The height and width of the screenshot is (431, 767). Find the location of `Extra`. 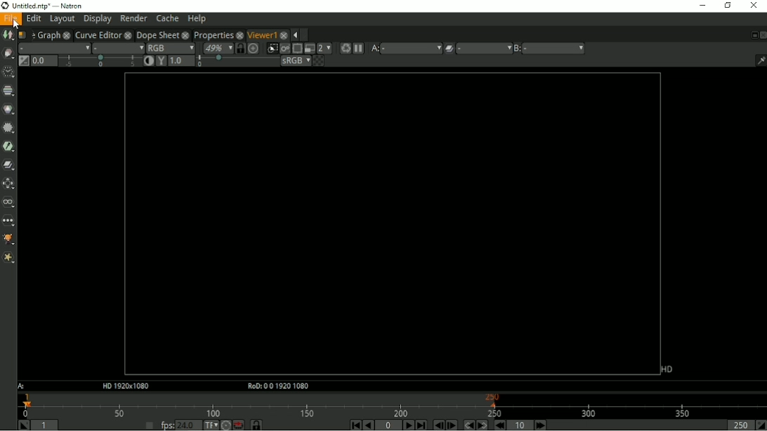

Extra is located at coordinates (8, 258).